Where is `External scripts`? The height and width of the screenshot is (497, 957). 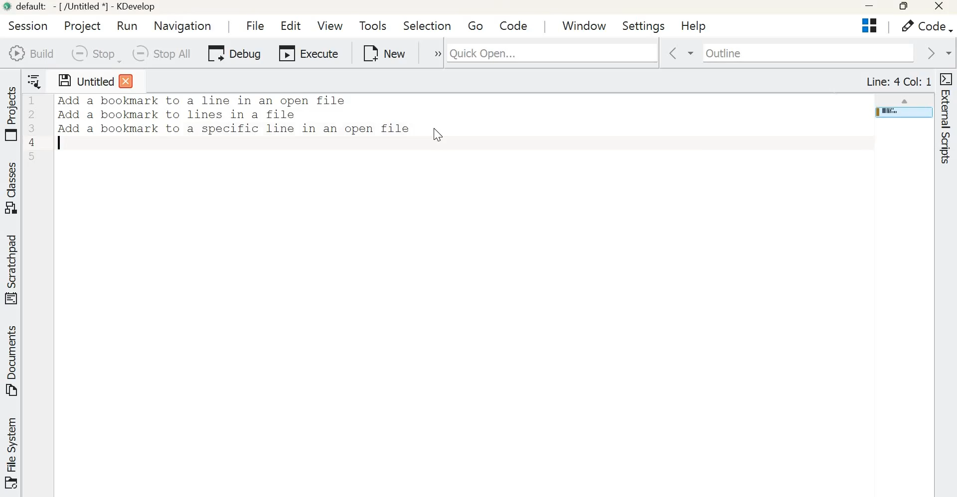
External scripts is located at coordinates (948, 126).